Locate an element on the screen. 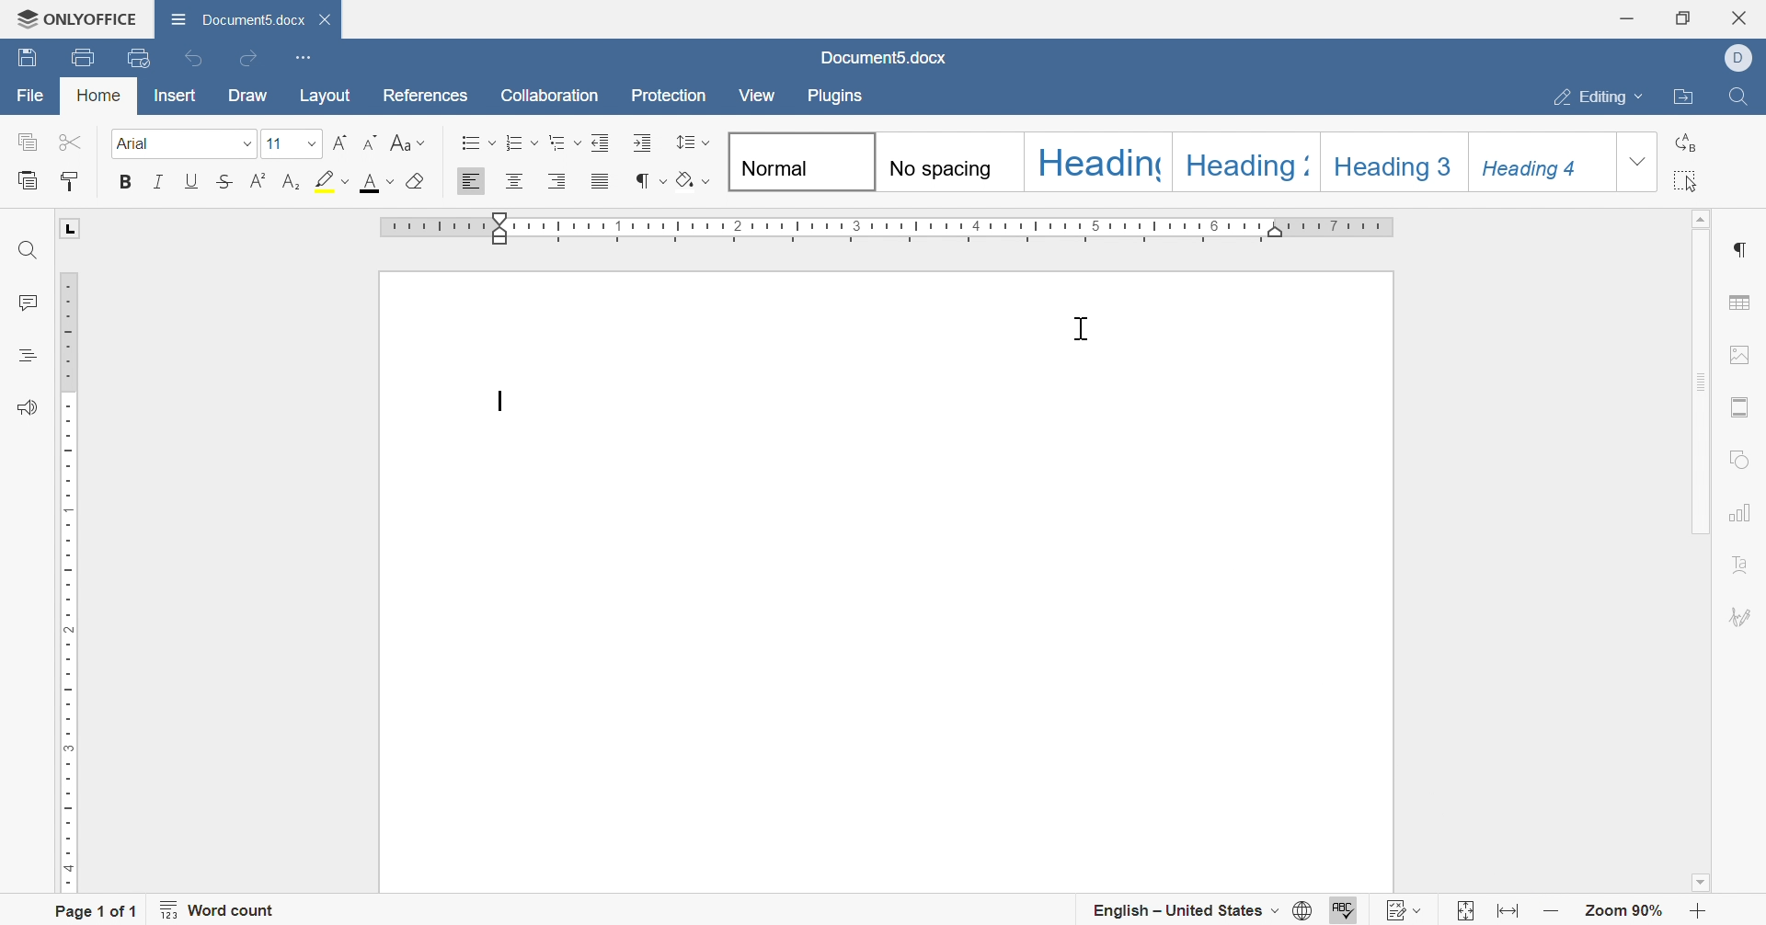  fit to page is located at coordinates (1462, 912).